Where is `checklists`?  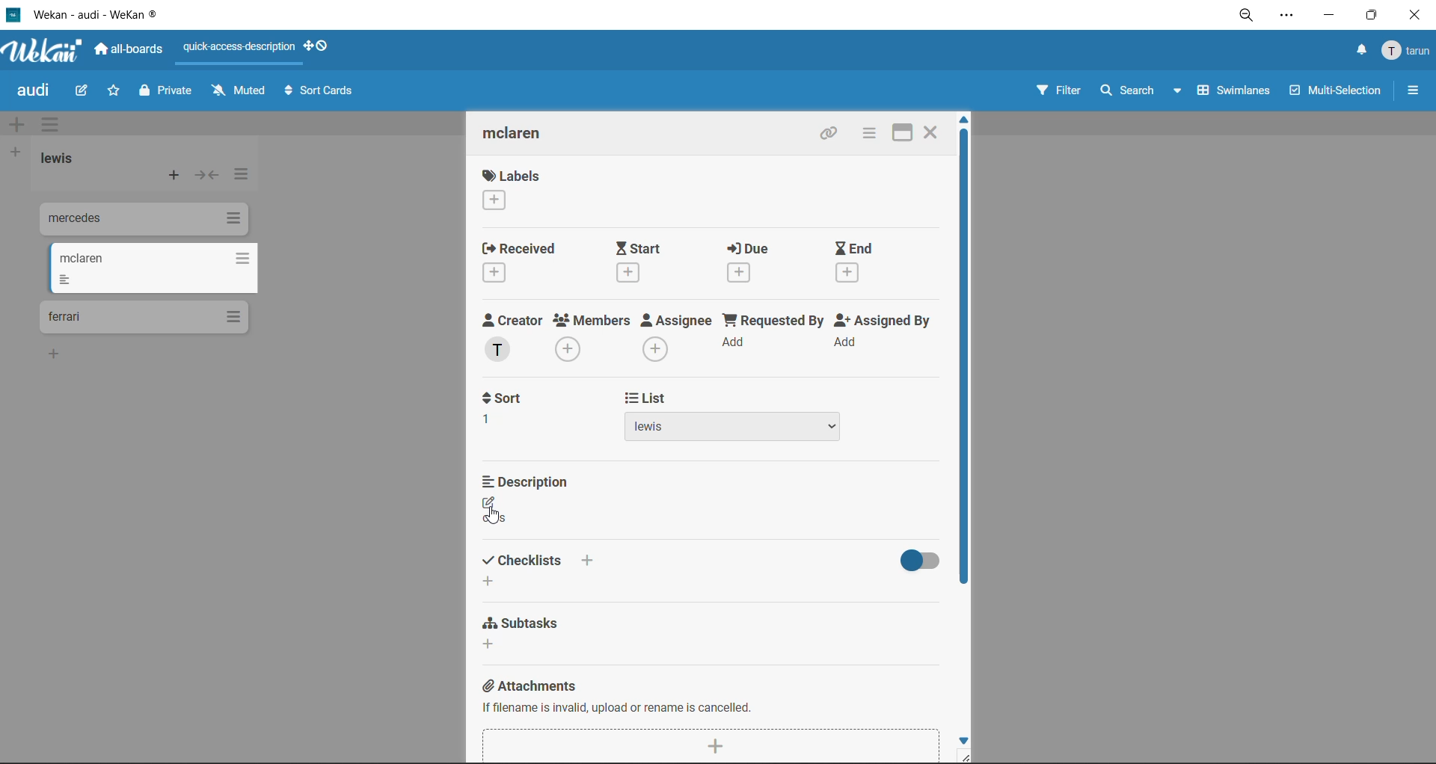 checklists is located at coordinates (547, 569).